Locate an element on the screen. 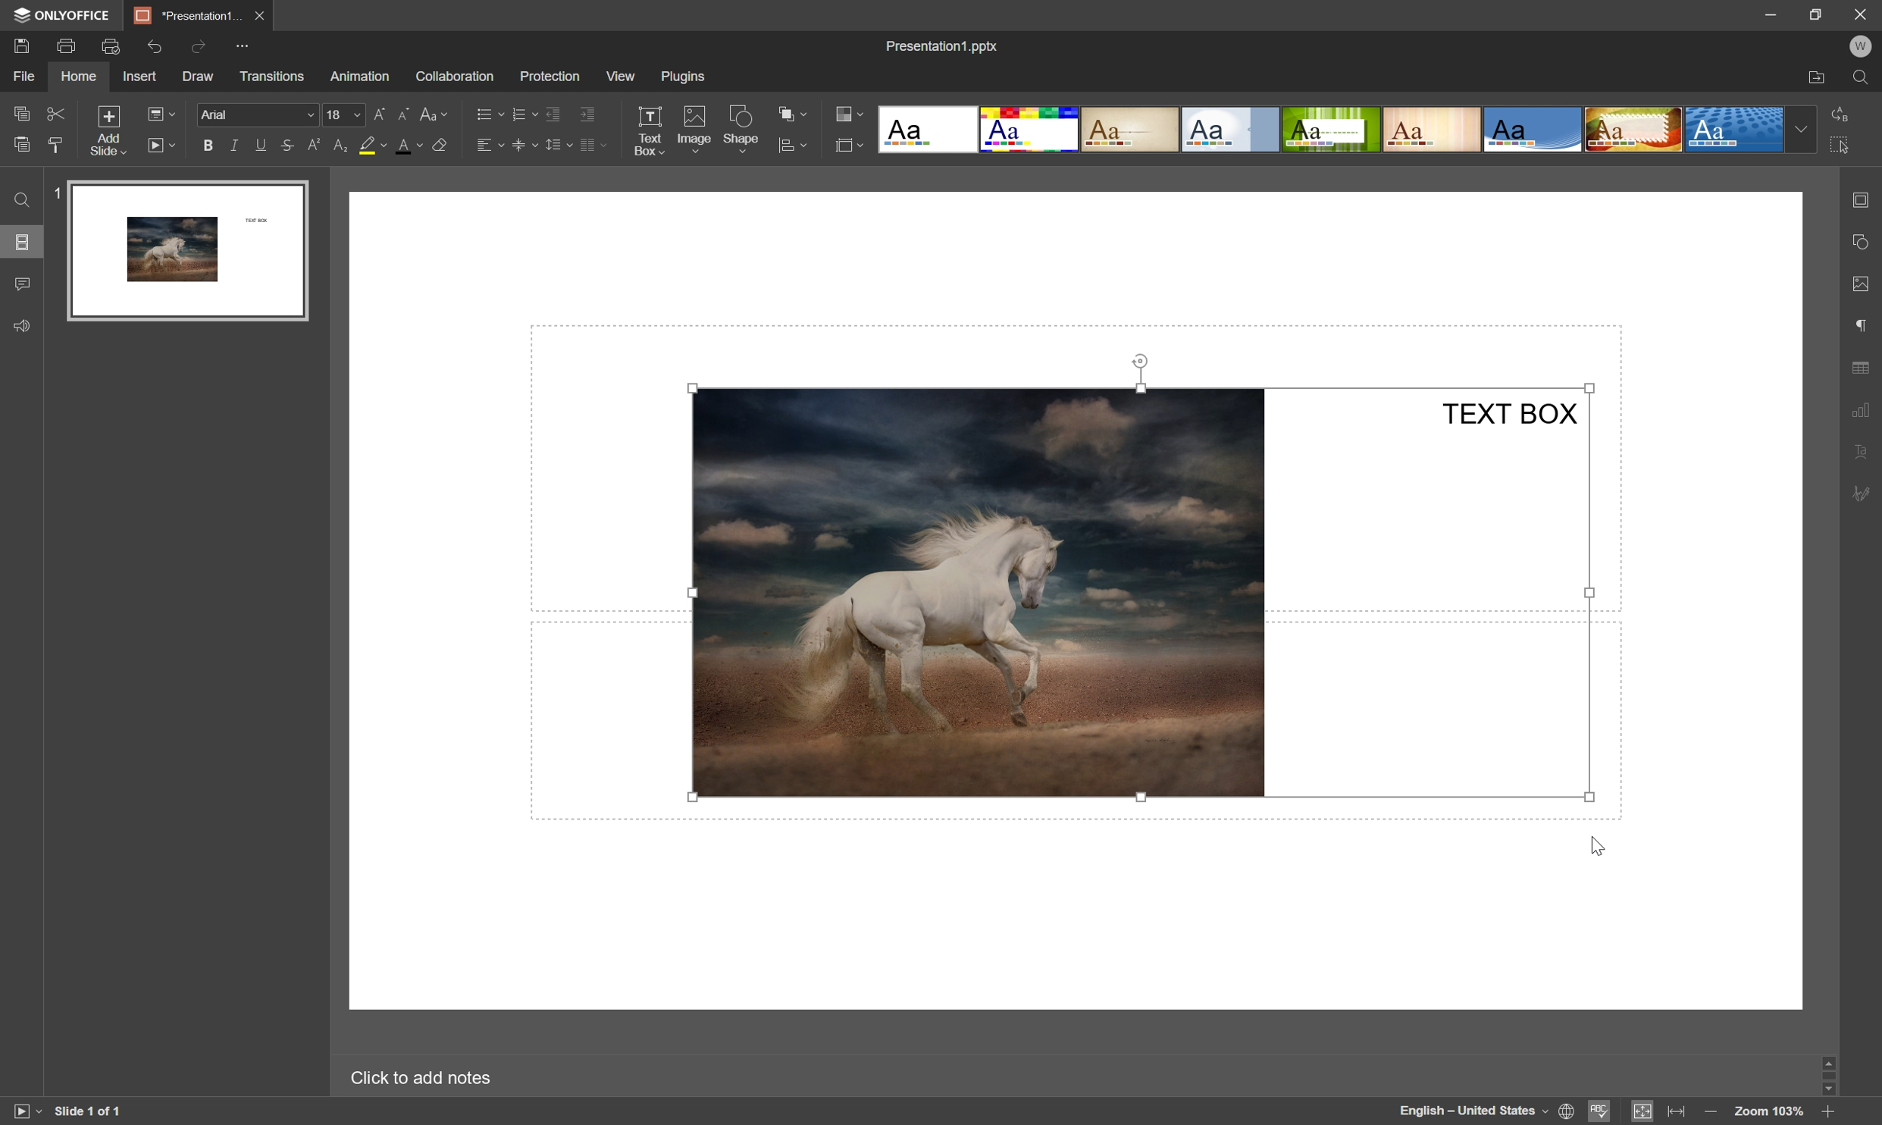  home is located at coordinates (78, 77).